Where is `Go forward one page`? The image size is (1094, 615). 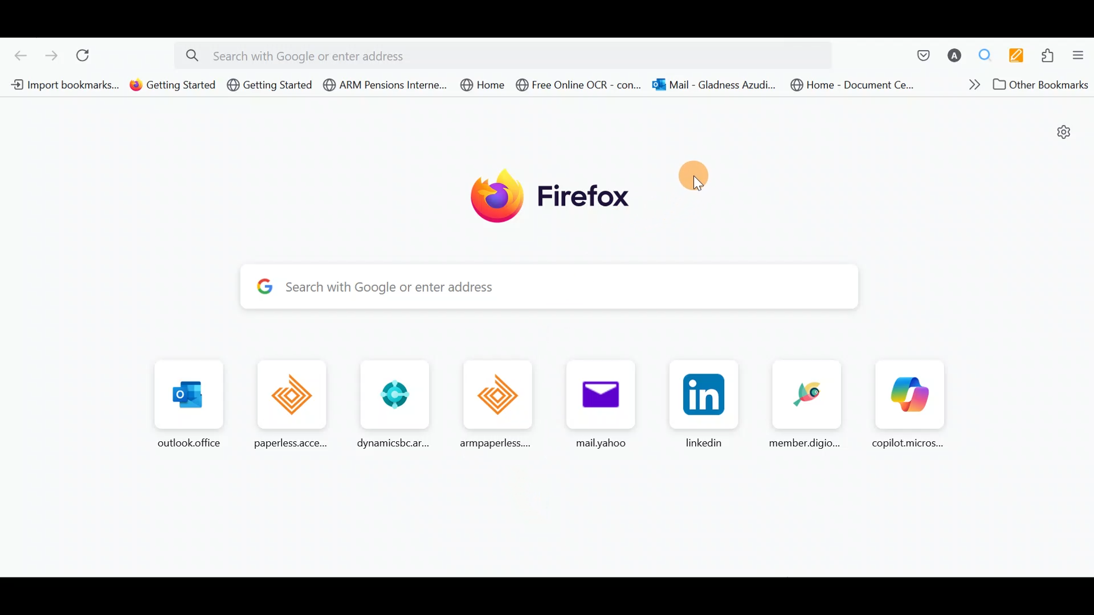 Go forward one page is located at coordinates (51, 56).